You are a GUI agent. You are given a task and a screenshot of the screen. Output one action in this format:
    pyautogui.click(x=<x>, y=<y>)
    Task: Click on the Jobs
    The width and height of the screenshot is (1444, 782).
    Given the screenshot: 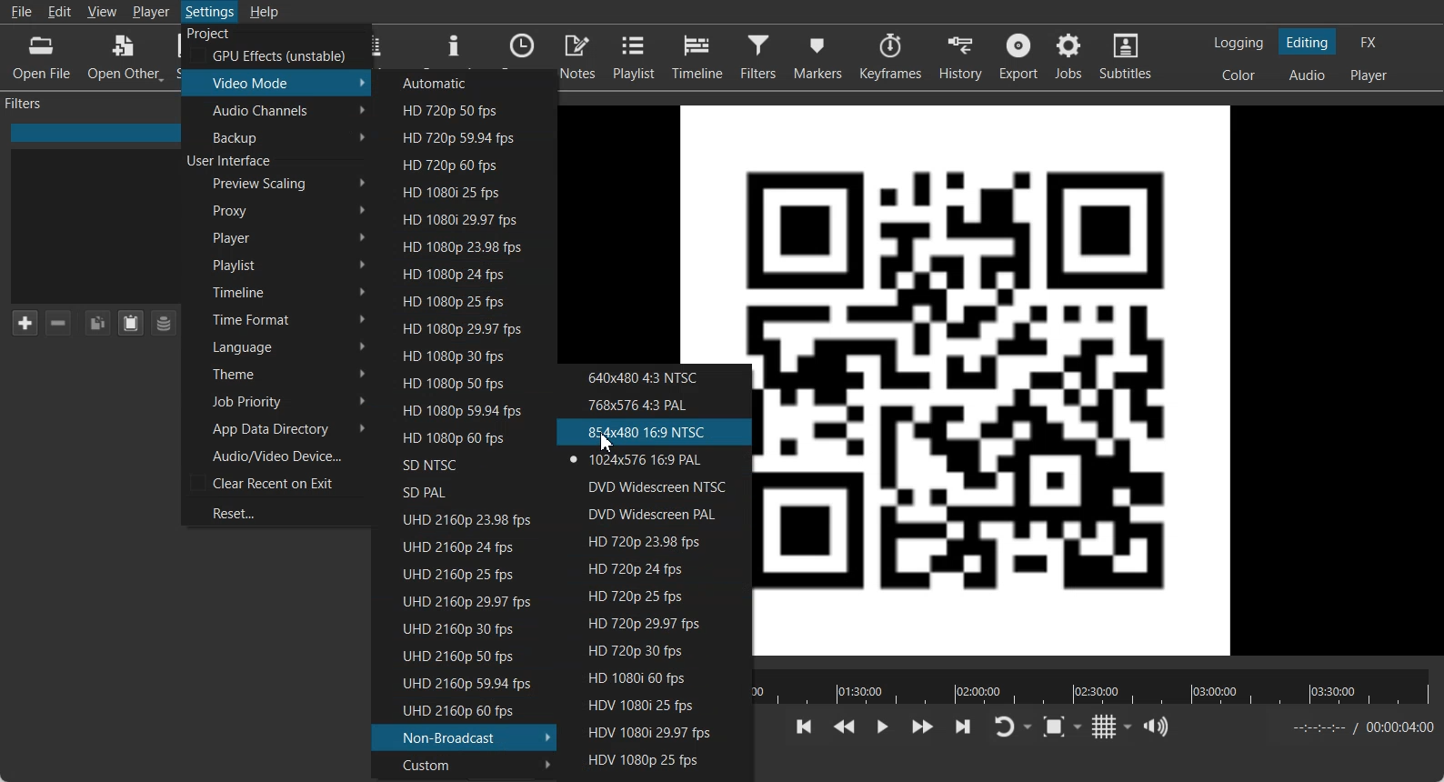 What is the action you would take?
    pyautogui.click(x=1070, y=56)
    